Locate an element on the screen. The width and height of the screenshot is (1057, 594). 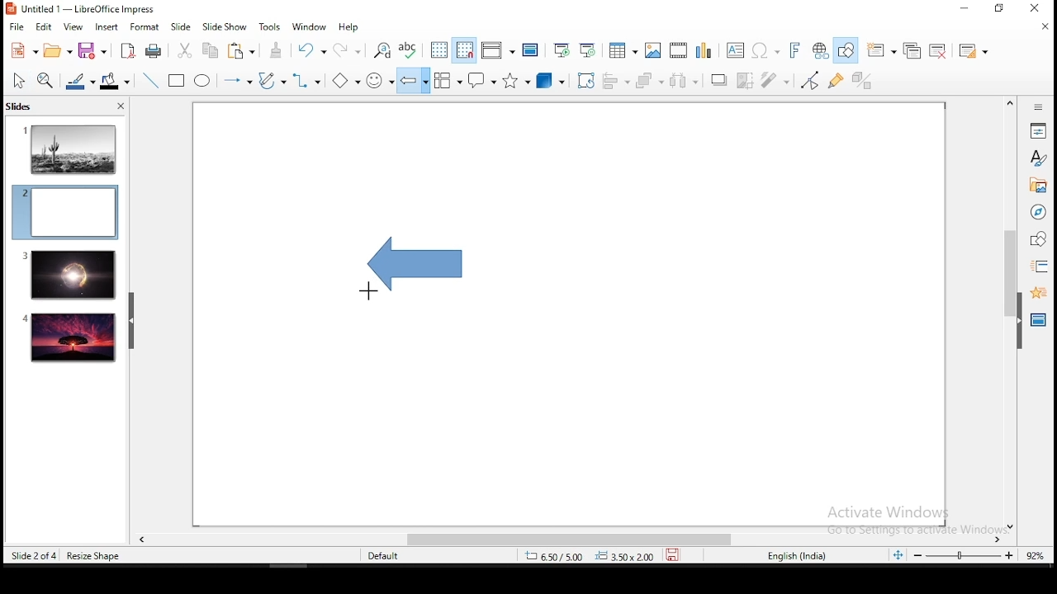
slide 2 of 4 is located at coordinates (34, 556).